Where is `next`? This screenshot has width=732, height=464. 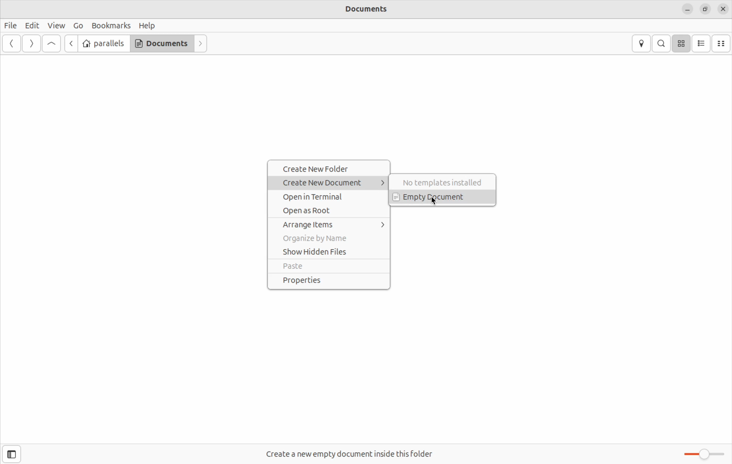
next is located at coordinates (30, 44).